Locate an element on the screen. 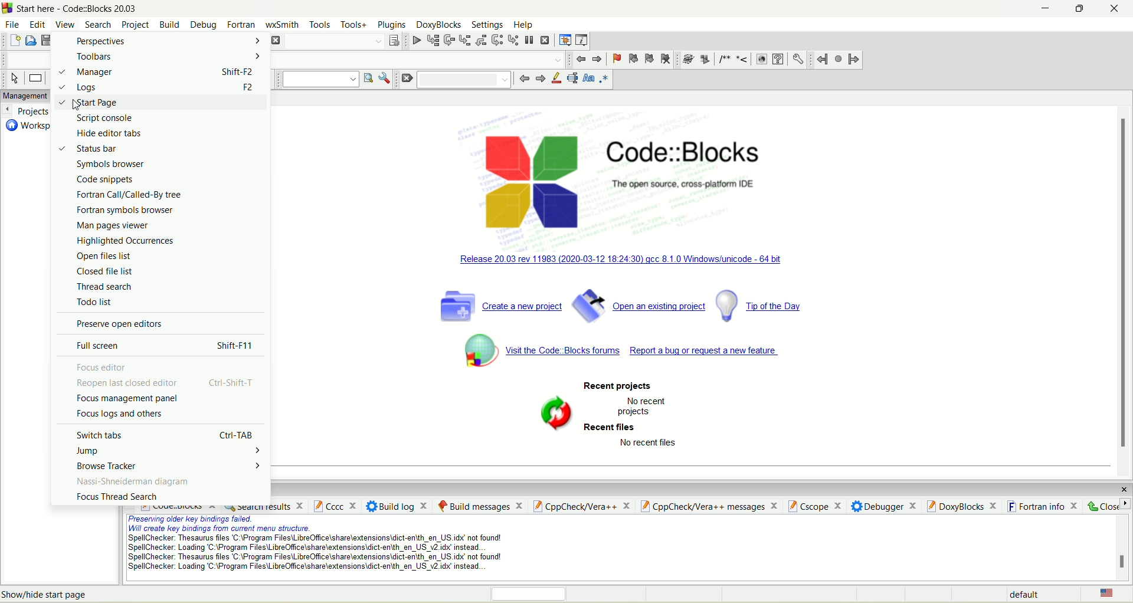 The height and width of the screenshot is (603, 1133). debug is located at coordinates (414, 40).